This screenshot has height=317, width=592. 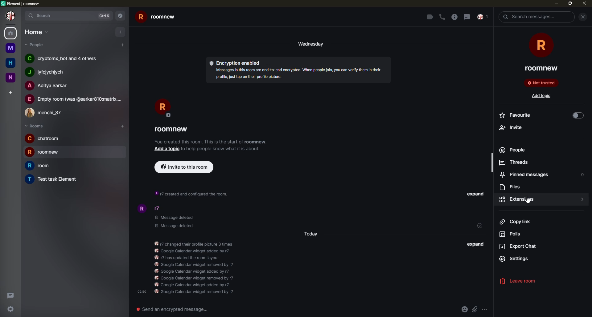 What do you see at coordinates (54, 179) in the screenshot?
I see `room` at bounding box center [54, 179].